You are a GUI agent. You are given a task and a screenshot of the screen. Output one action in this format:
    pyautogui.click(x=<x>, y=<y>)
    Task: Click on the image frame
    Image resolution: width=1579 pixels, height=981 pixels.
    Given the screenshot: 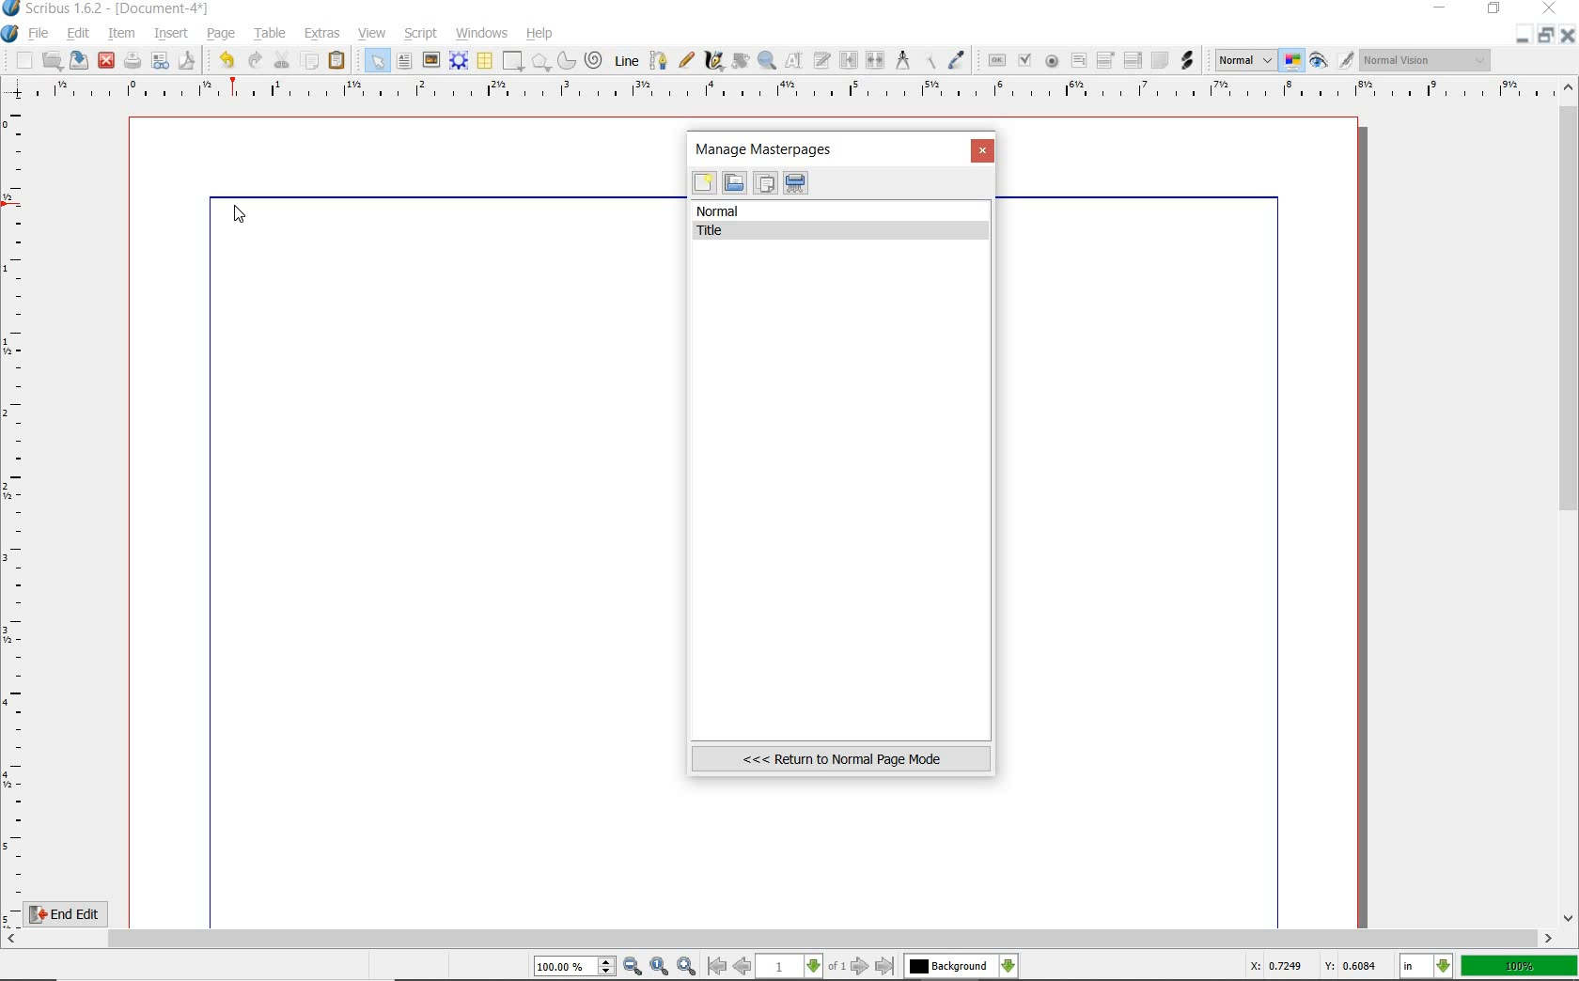 What is the action you would take?
    pyautogui.click(x=431, y=60)
    